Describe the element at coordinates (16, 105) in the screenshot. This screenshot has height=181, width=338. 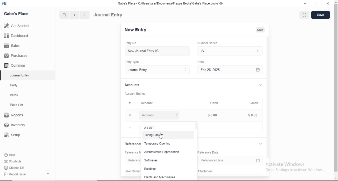
I see `Price List` at that location.